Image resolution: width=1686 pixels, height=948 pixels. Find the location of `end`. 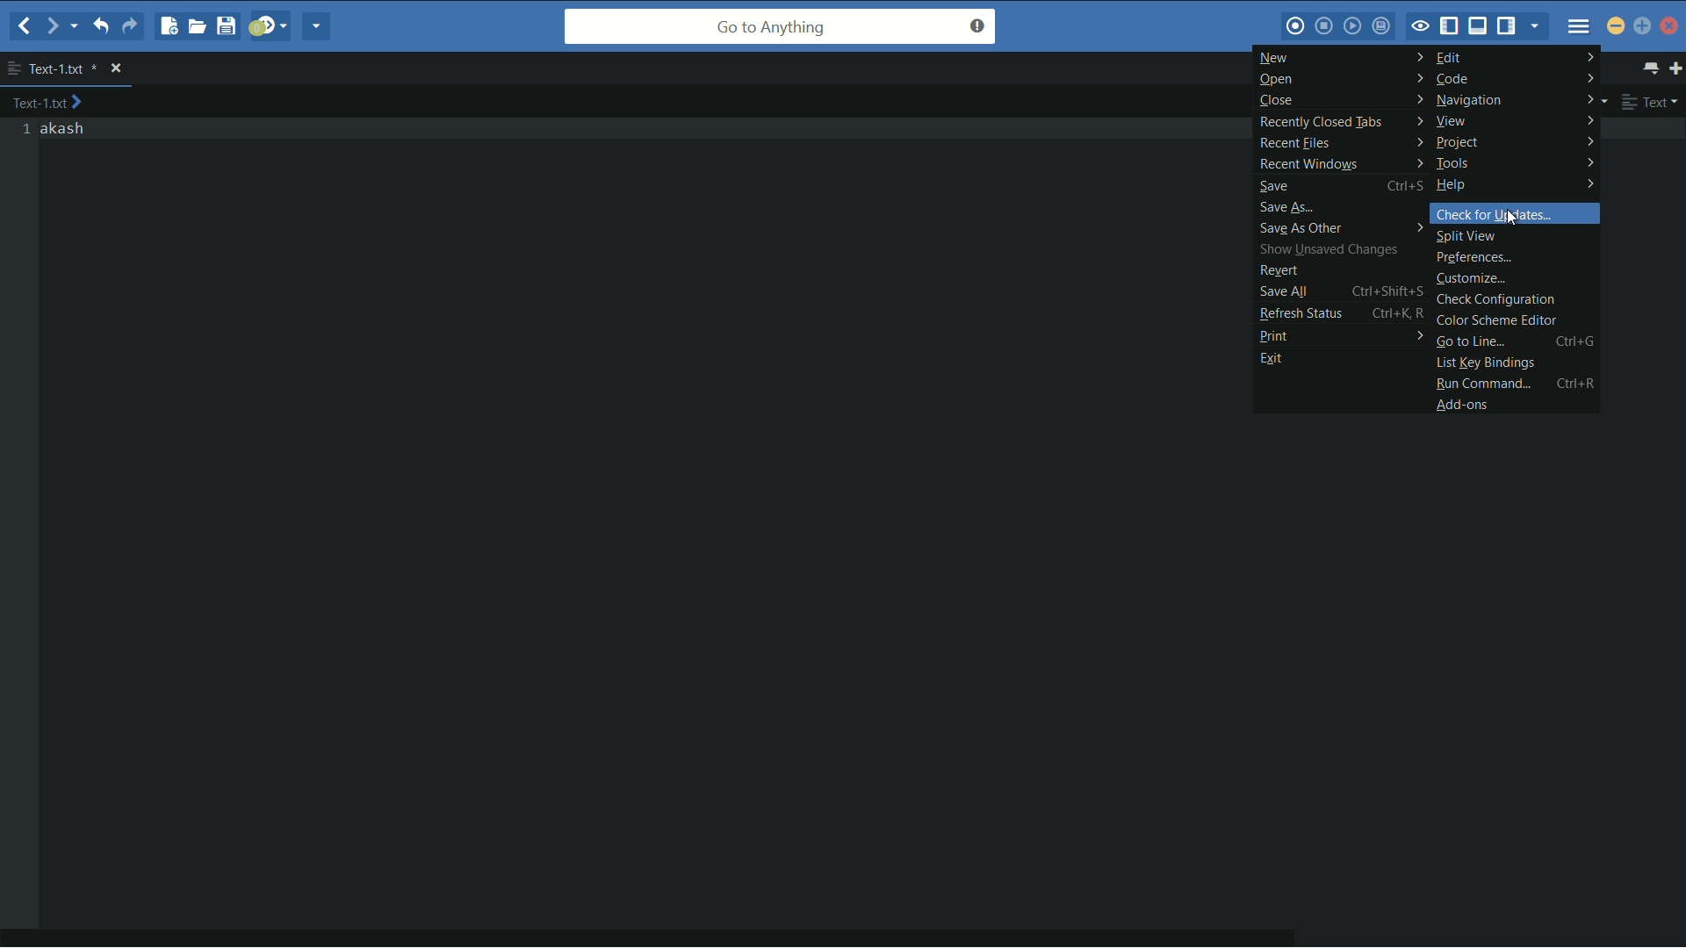

end is located at coordinates (78, 26).